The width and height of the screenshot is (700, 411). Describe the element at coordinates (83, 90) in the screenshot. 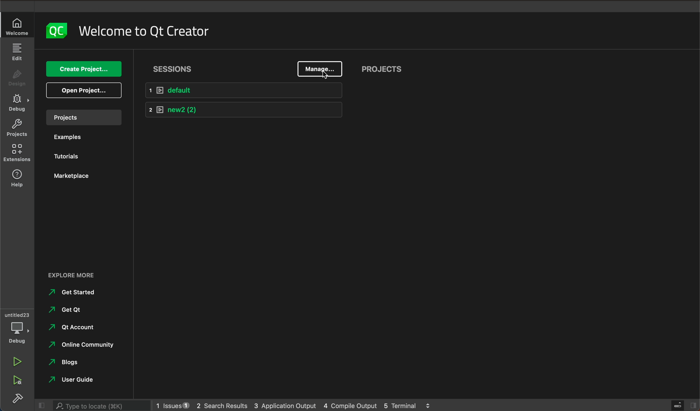

I see `open` at that location.